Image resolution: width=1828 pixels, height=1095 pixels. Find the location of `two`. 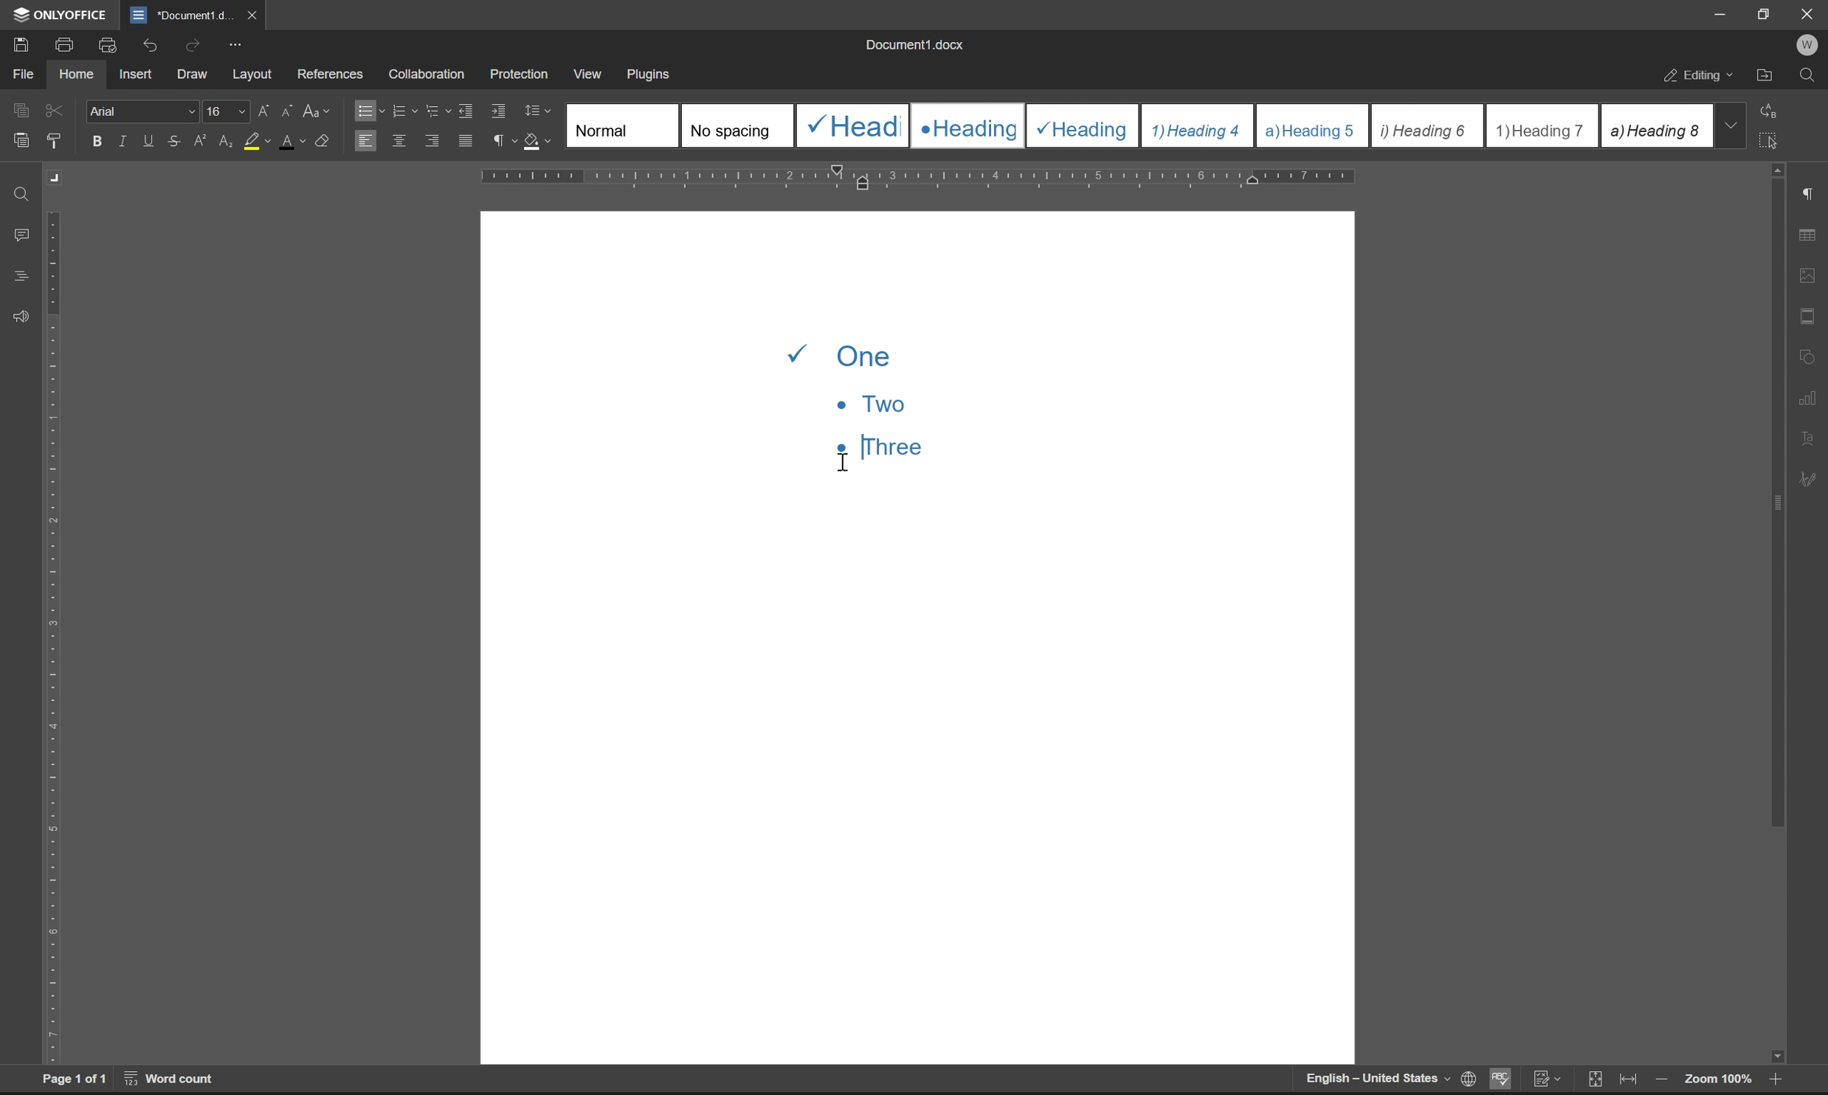

two is located at coordinates (852, 404).